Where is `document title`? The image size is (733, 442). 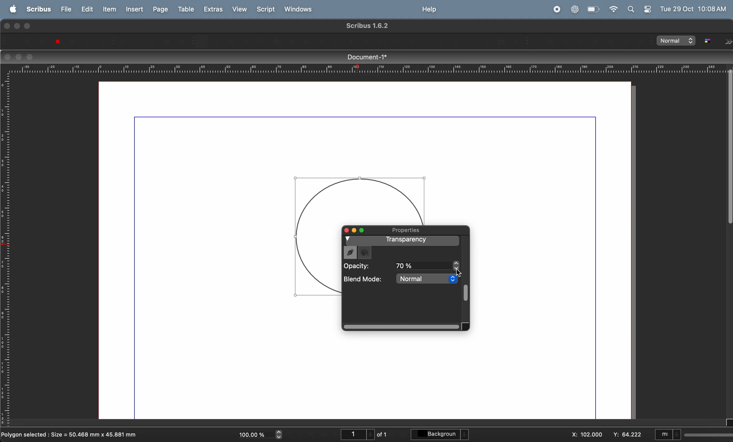
document title is located at coordinates (364, 57).